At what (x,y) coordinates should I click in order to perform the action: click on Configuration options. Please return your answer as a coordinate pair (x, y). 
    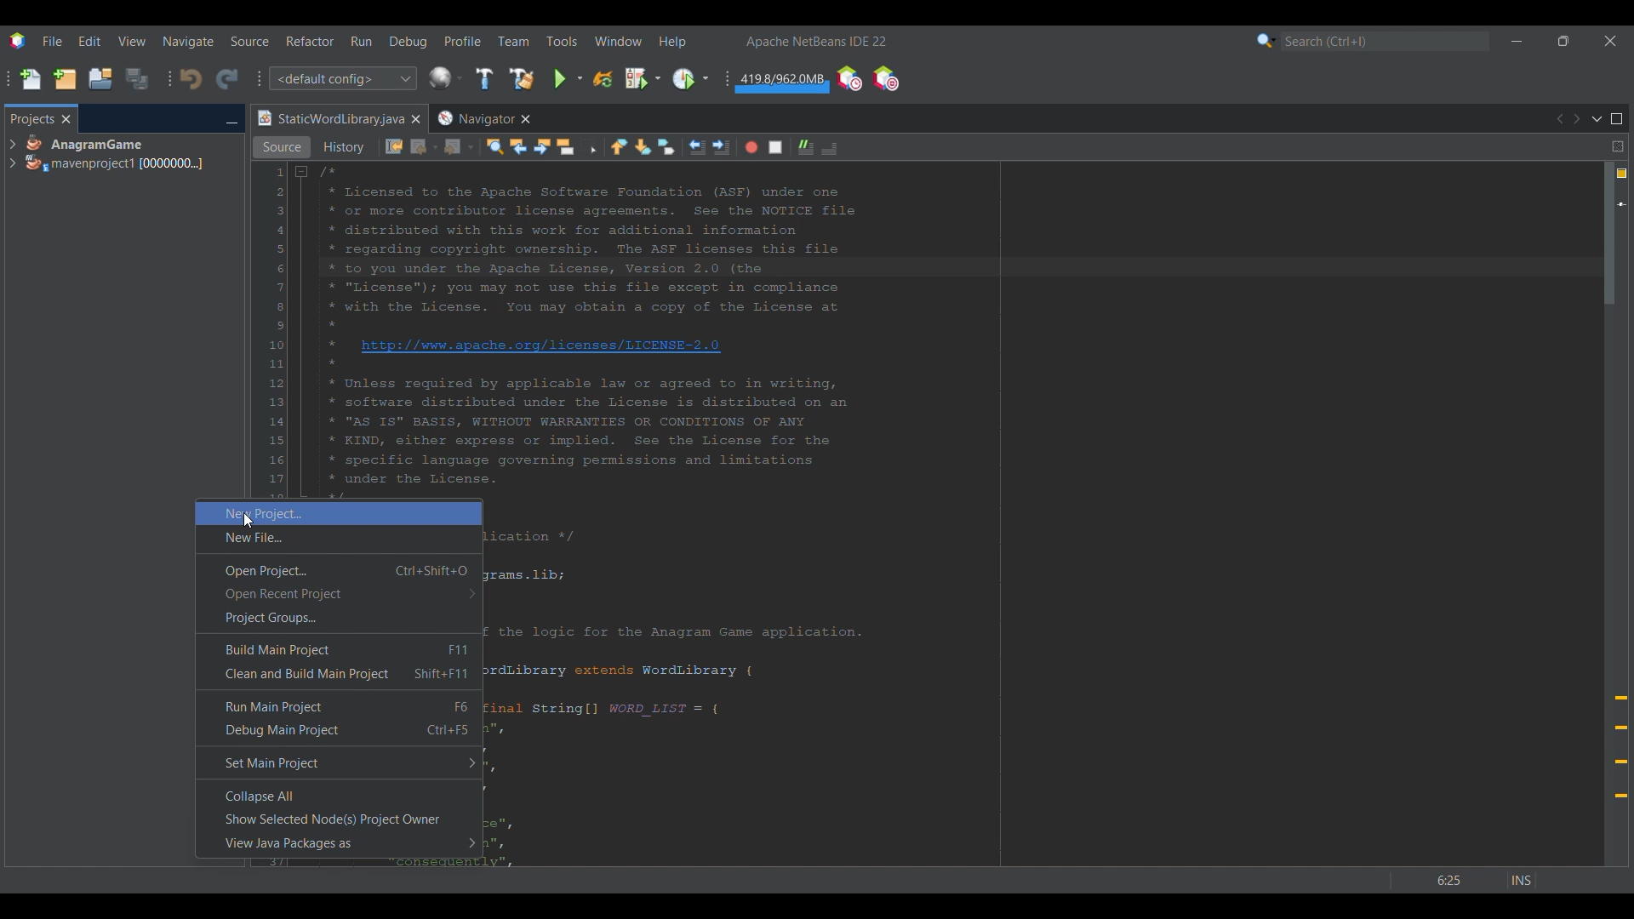
    Looking at the image, I should click on (342, 78).